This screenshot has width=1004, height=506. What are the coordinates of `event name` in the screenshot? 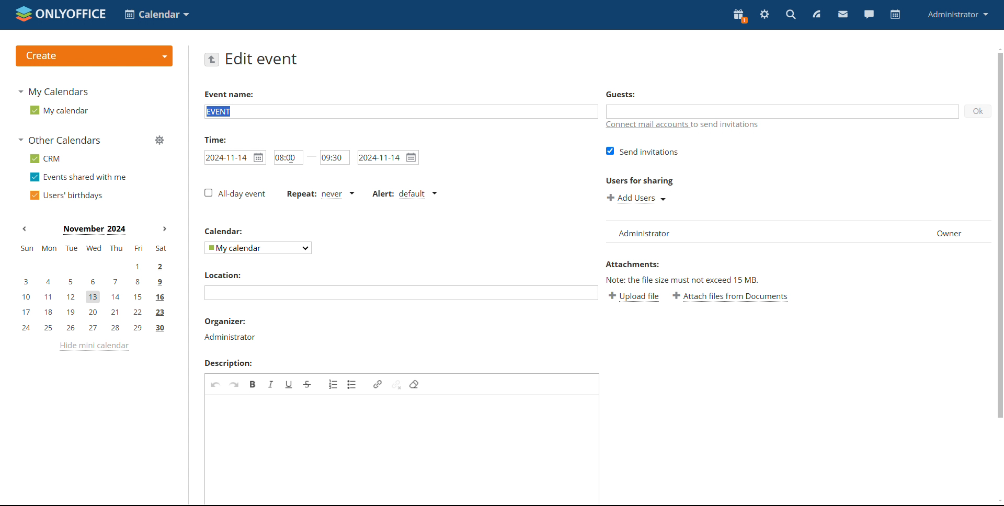 It's located at (229, 94).